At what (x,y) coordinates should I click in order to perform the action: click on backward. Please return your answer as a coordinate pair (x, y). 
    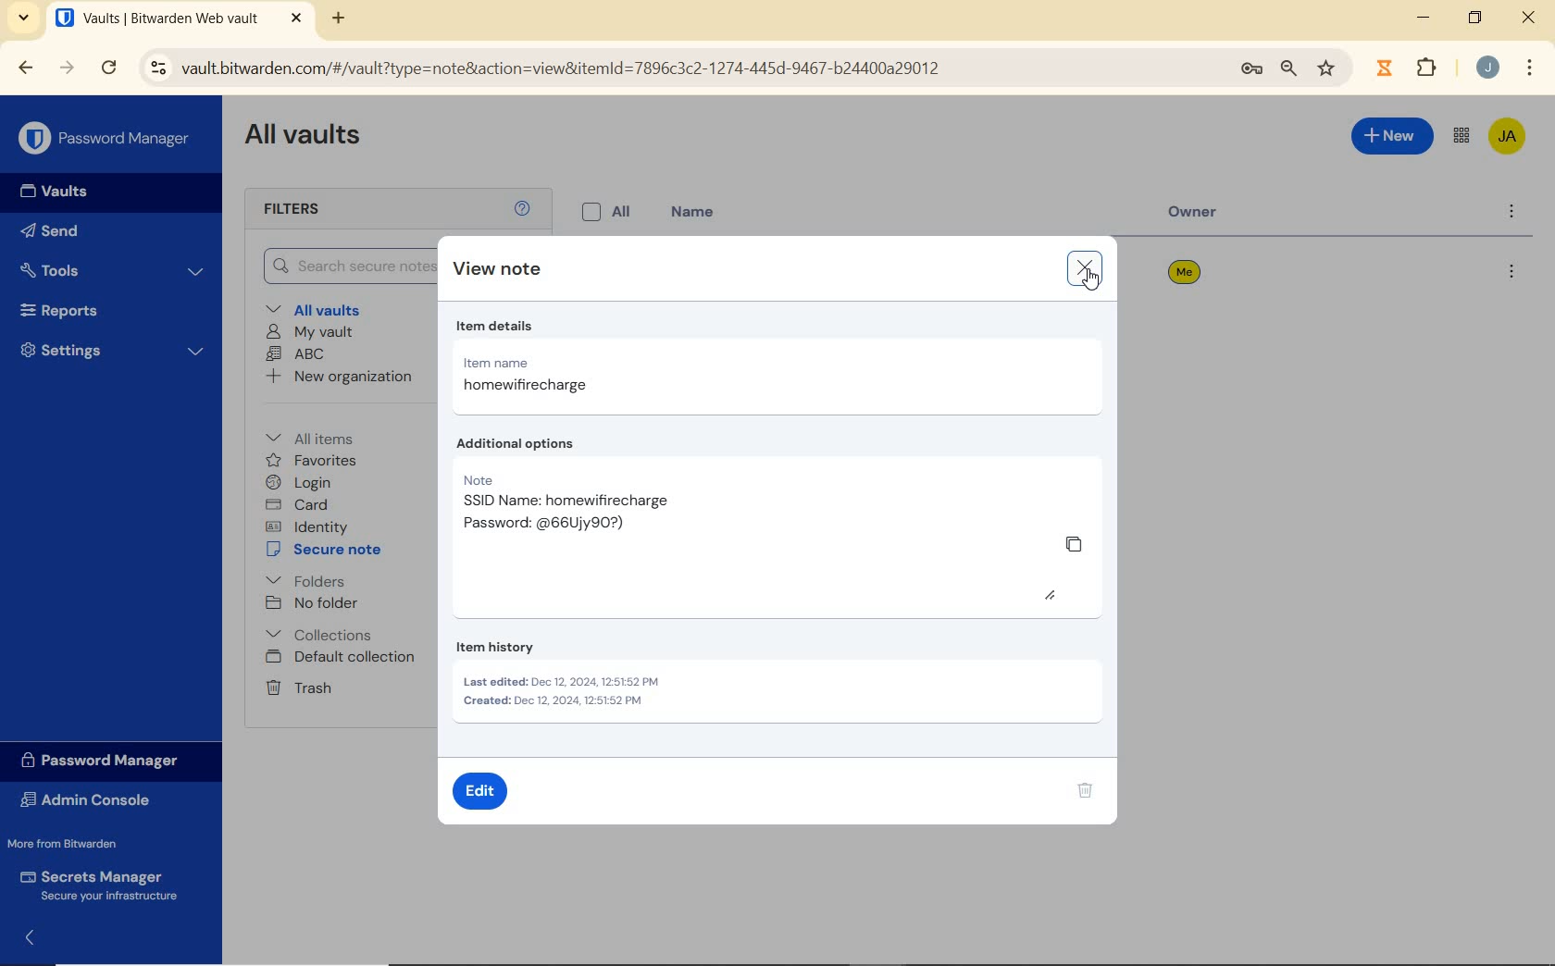
    Looking at the image, I should click on (26, 68).